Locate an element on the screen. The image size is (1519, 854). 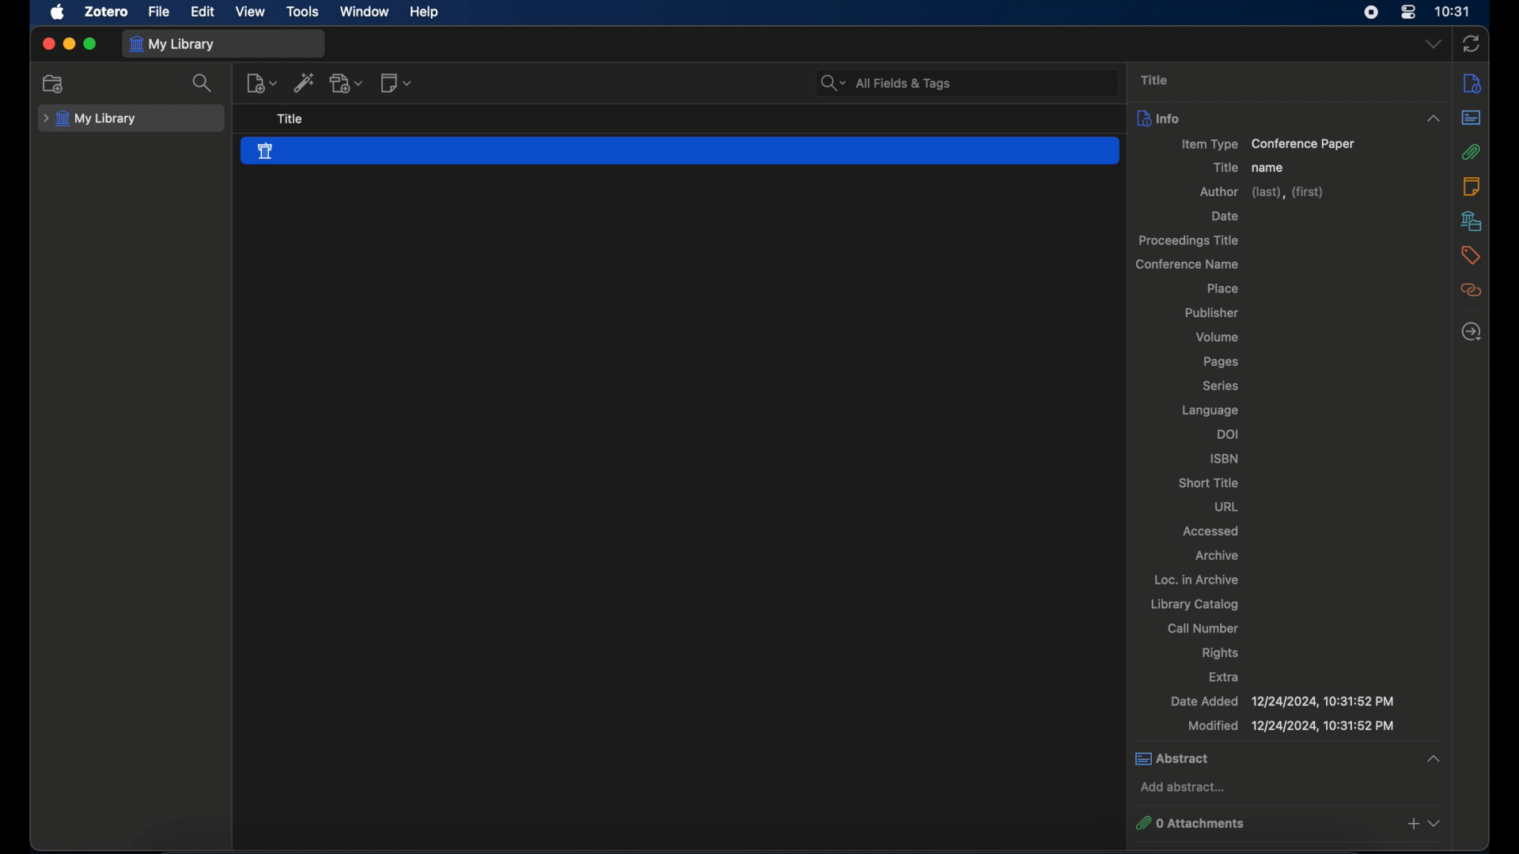
window is located at coordinates (366, 11).